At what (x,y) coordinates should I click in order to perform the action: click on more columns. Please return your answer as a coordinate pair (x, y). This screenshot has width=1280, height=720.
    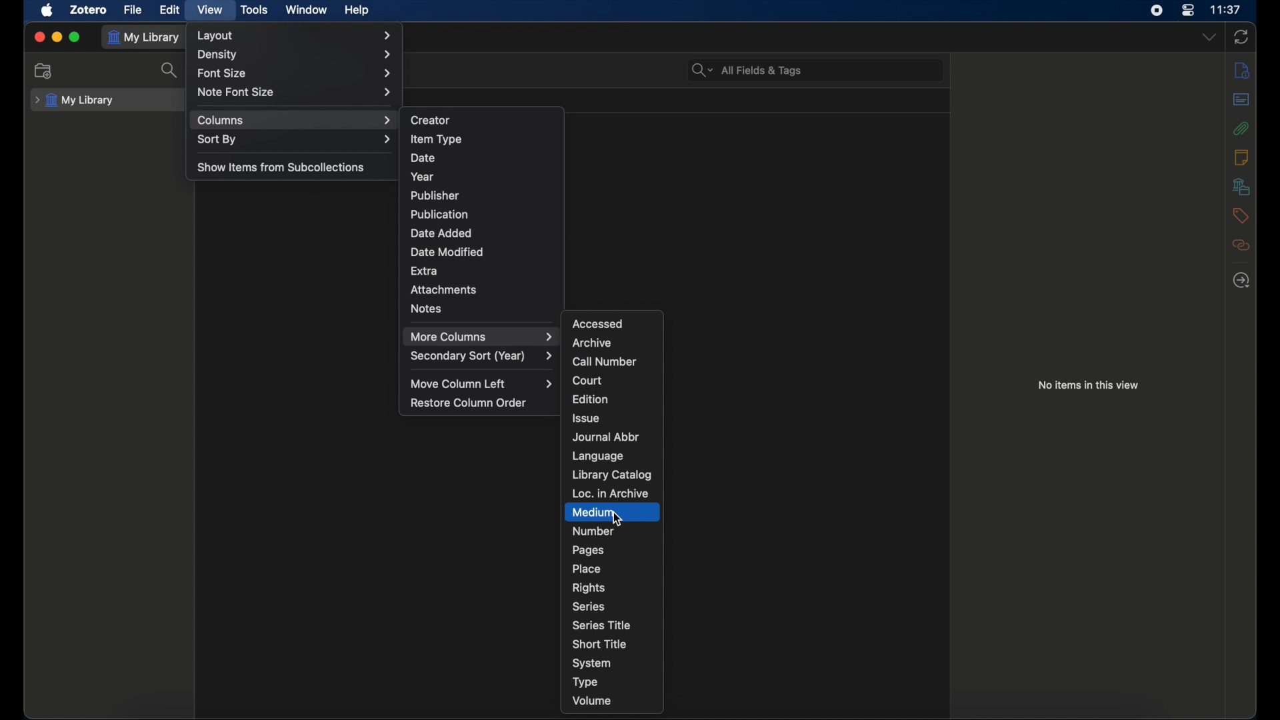
    Looking at the image, I should click on (481, 337).